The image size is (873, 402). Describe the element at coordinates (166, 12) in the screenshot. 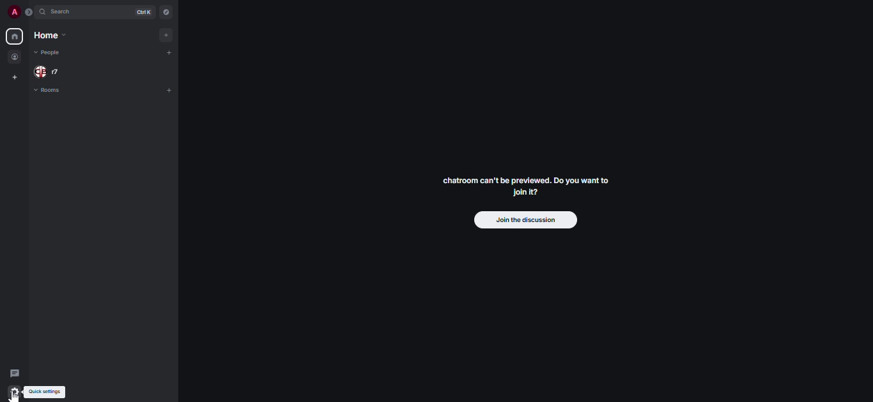

I see `navigator` at that location.